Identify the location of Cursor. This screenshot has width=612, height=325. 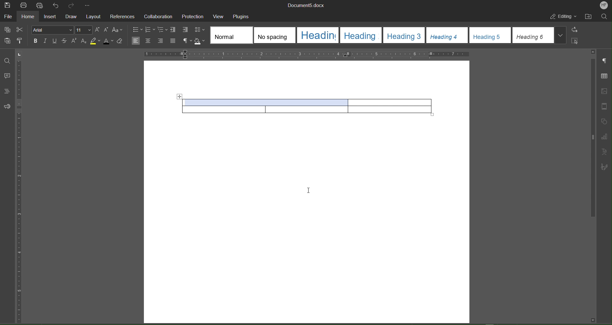
(309, 190).